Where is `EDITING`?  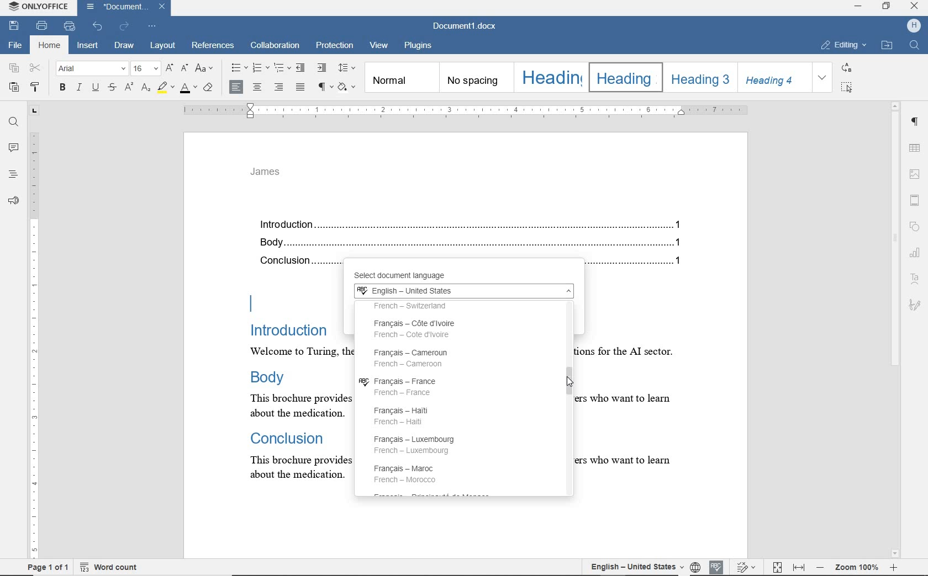 EDITING is located at coordinates (844, 46).